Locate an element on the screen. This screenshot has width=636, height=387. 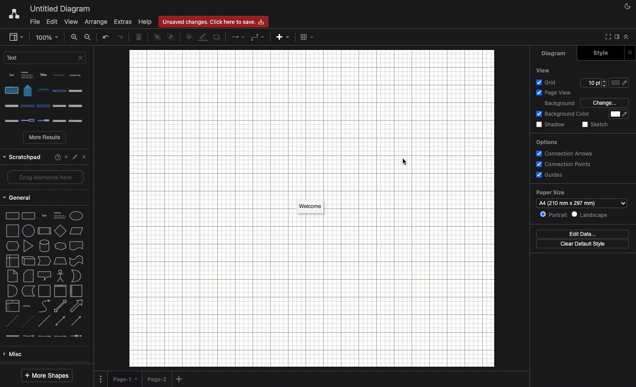
Page 2 is located at coordinates (156, 379).